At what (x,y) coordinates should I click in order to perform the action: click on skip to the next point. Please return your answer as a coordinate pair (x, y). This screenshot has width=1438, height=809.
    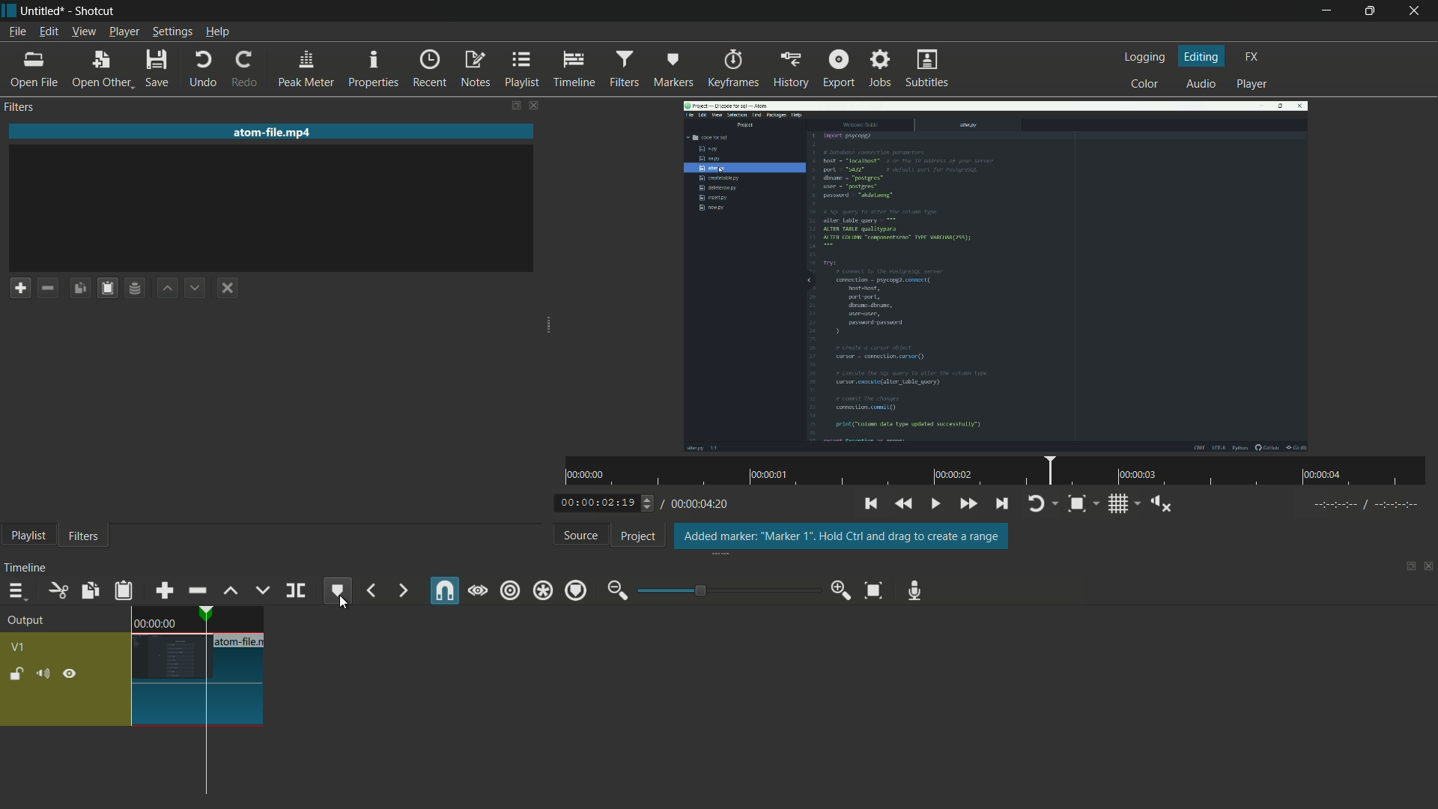
    Looking at the image, I should click on (1001, 504).